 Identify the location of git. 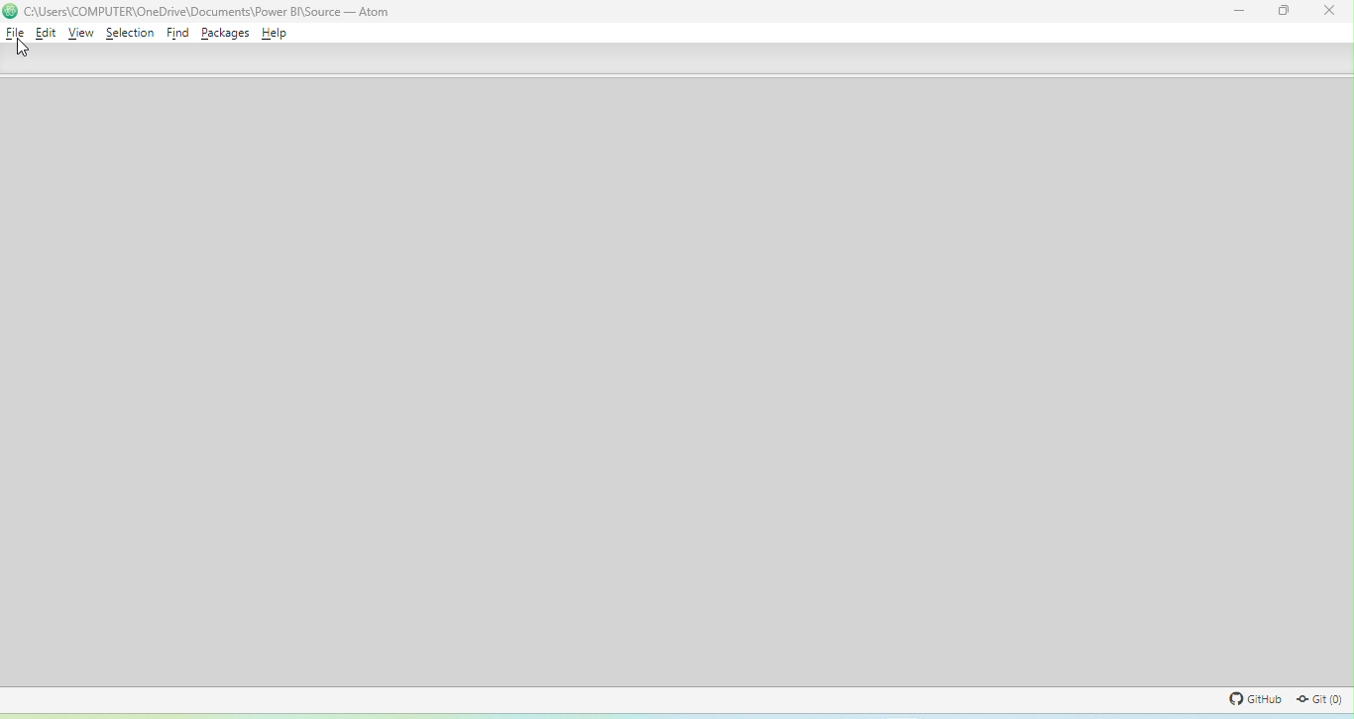
(1319, 699).